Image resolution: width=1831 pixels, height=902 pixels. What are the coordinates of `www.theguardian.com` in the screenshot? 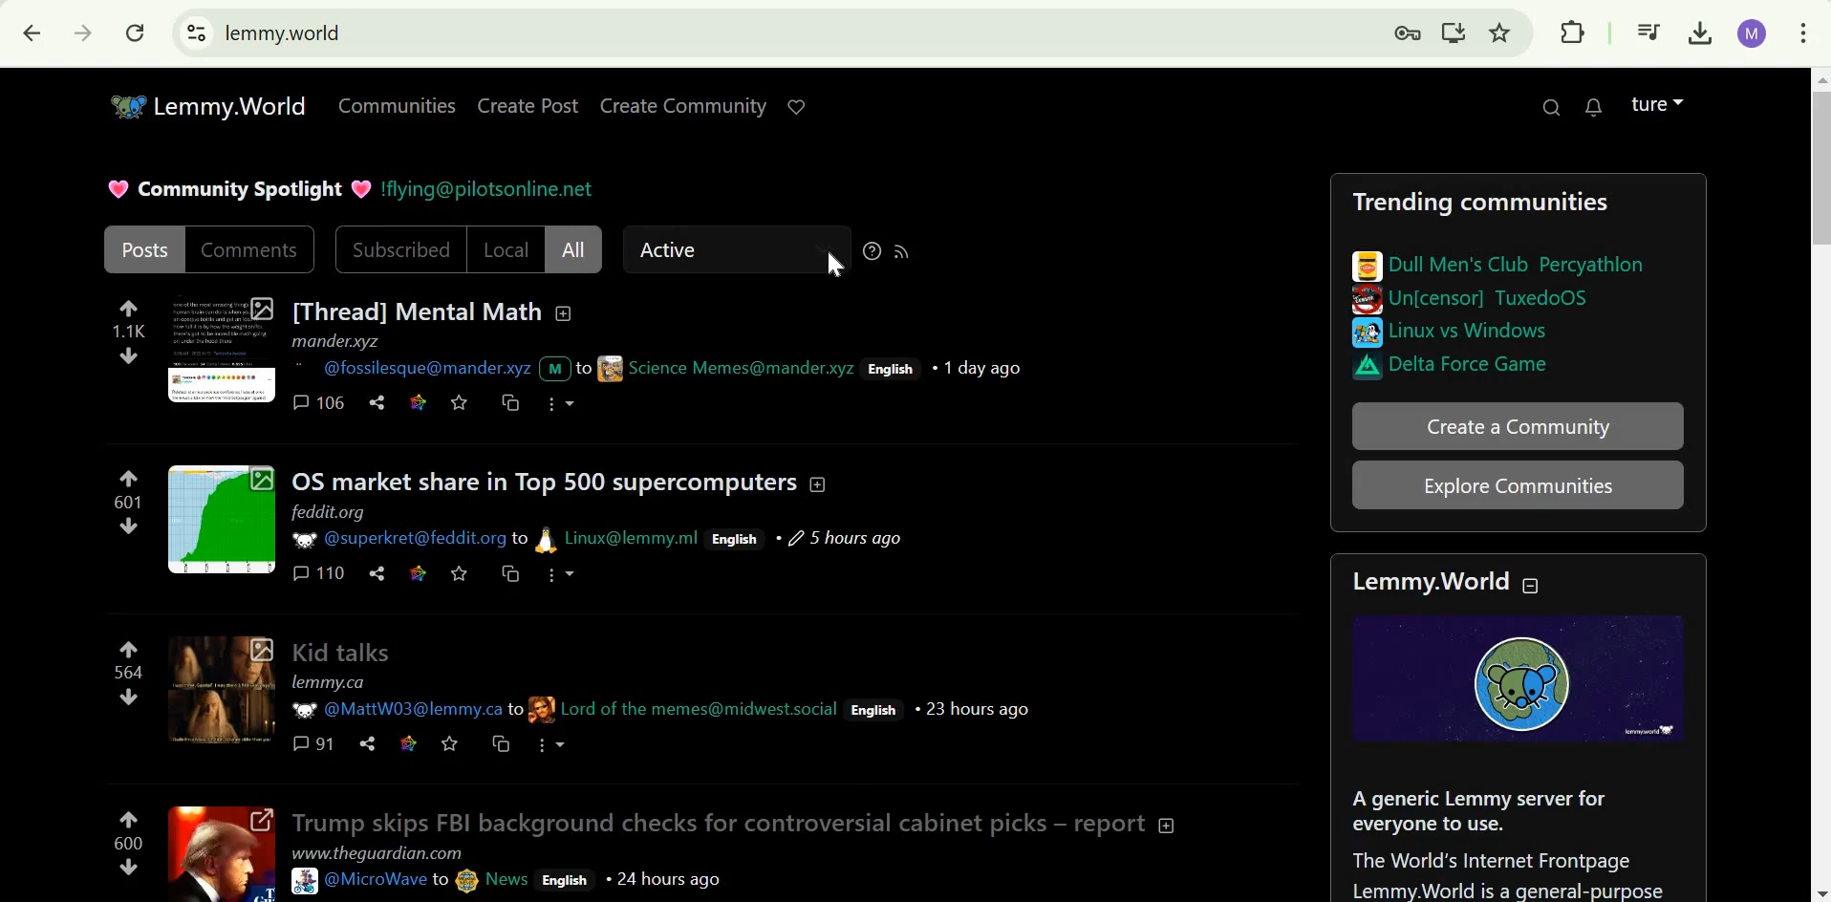 It's located at (380, 852).